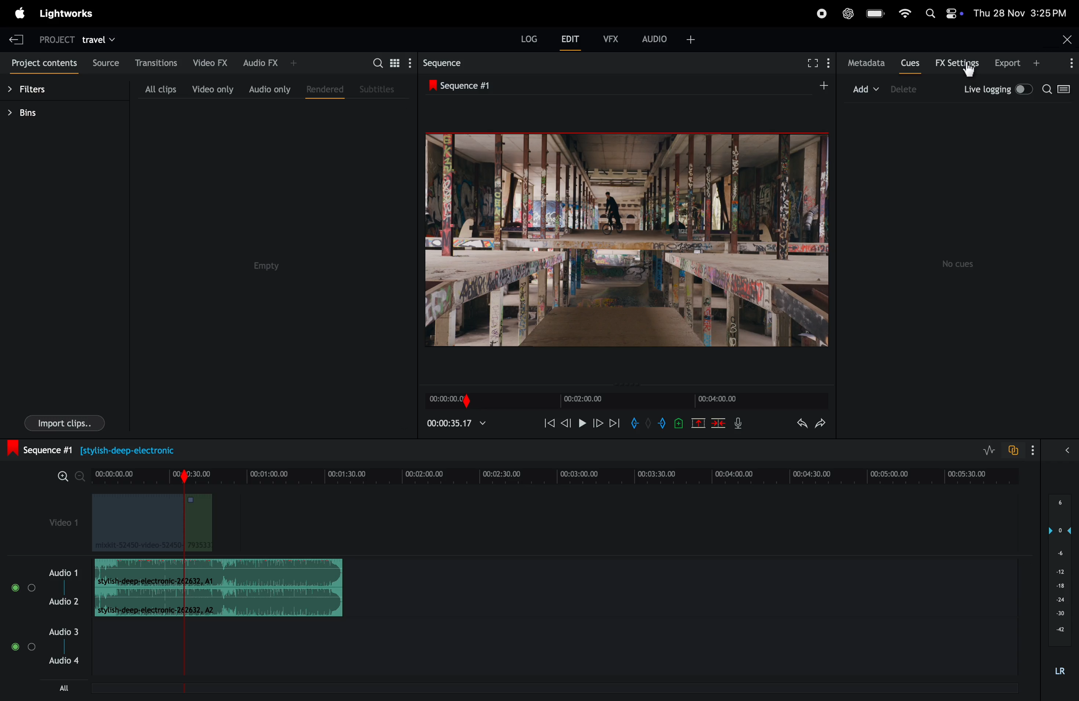 The height and width of the screenshot is (701, 1079). I want to click on live logging, so click(999, 89).